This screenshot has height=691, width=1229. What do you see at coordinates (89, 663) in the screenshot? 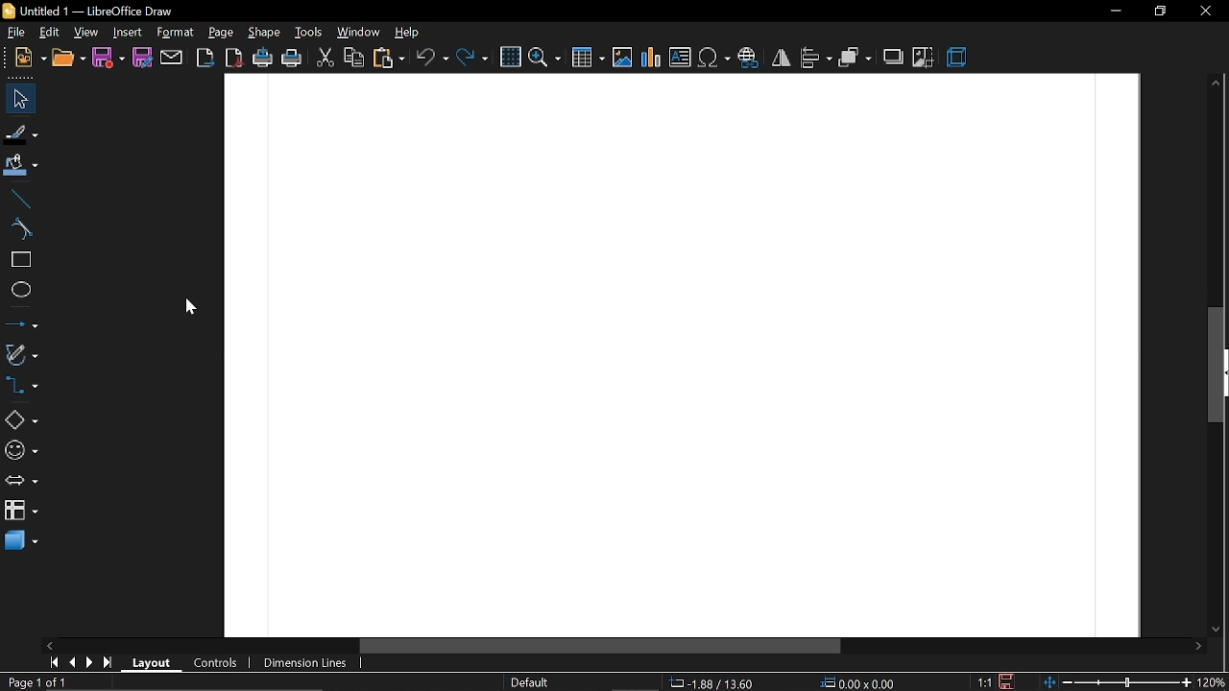
I see `next page` at bounding box center [89, 663].